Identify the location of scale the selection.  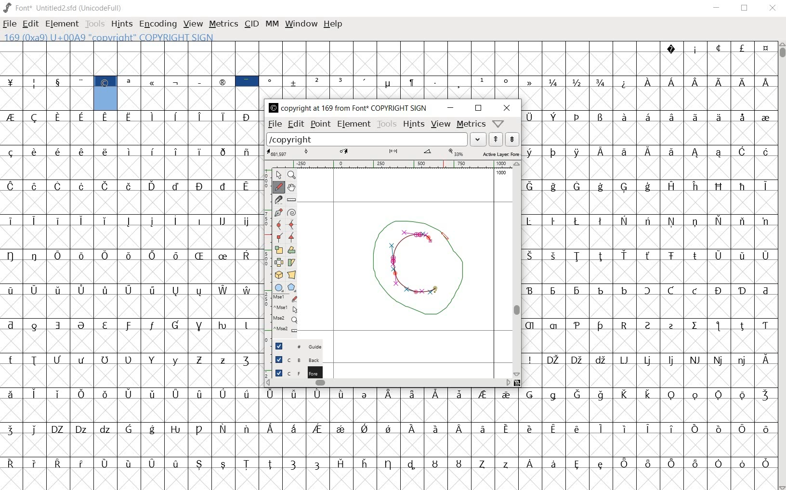
(279, 250).